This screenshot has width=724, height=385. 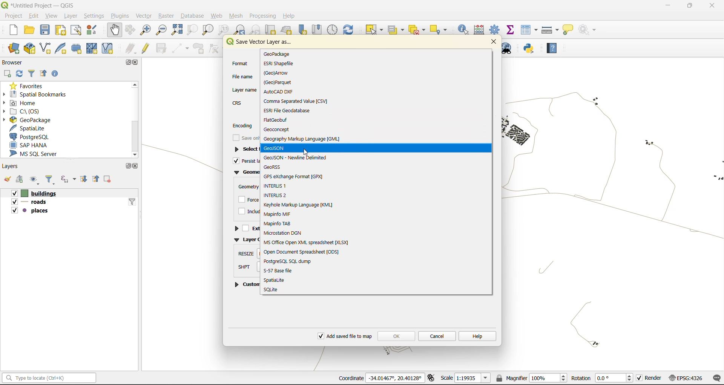 What do you see at coordinates (31, 129) in the screenshot?
I see `spatialite` at bounding box center [31, 129].